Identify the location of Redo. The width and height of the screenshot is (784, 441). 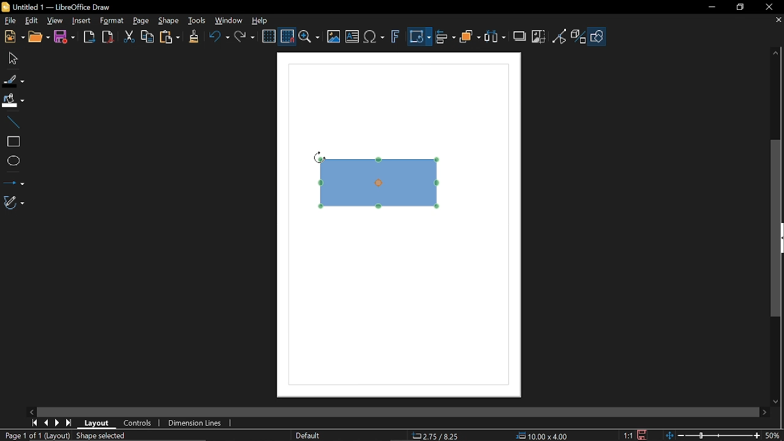
(244, 38).